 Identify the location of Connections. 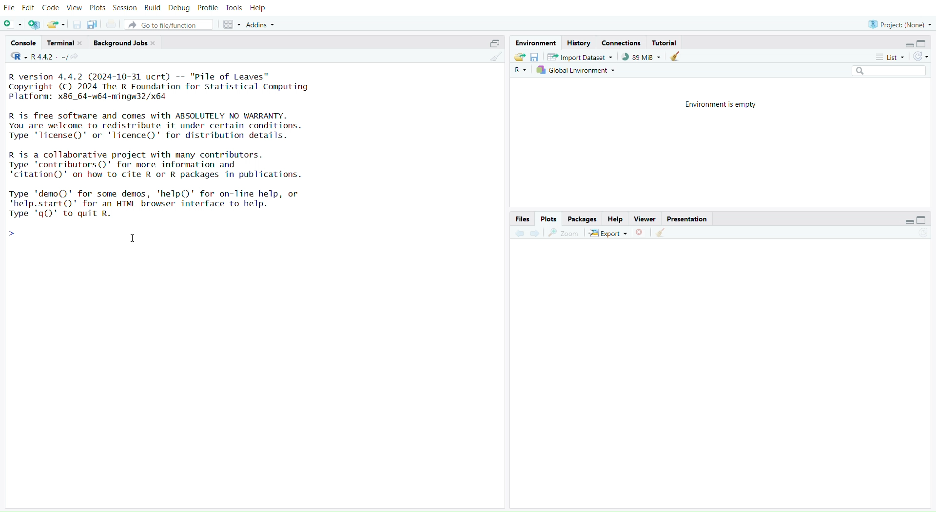
(621, 42).